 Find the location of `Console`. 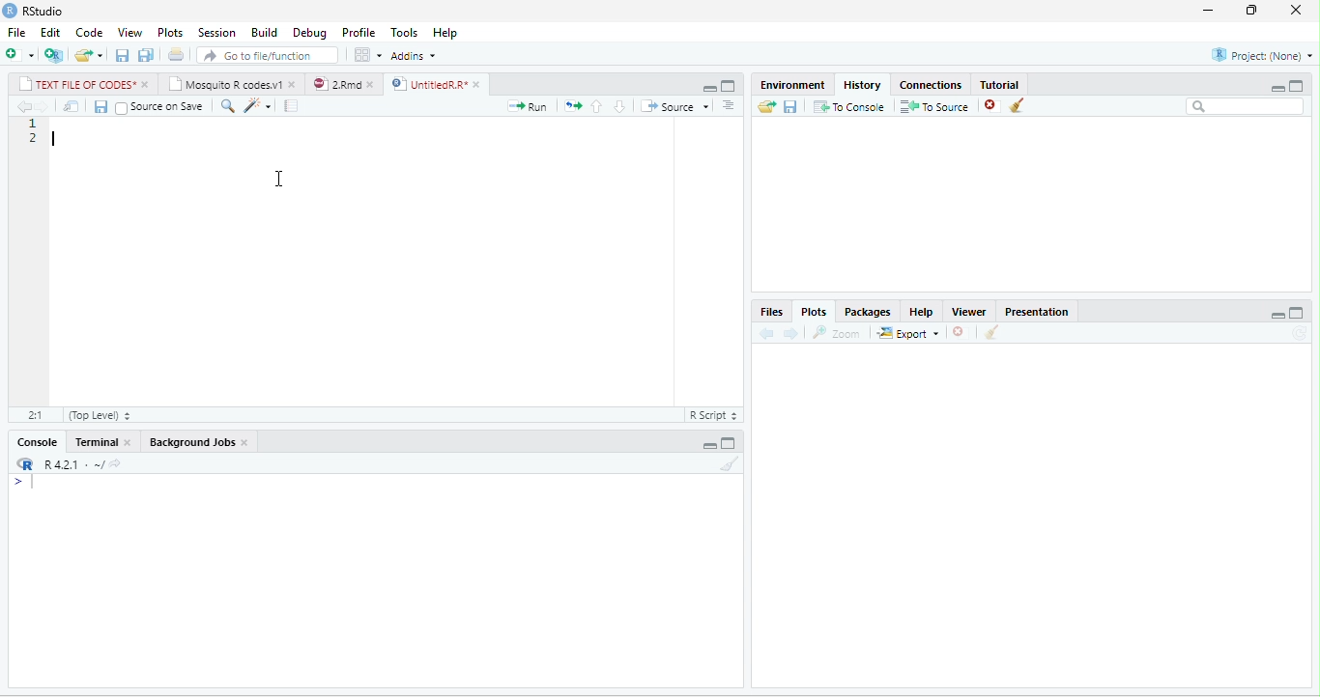

Console is located at coordinates (36, 442).